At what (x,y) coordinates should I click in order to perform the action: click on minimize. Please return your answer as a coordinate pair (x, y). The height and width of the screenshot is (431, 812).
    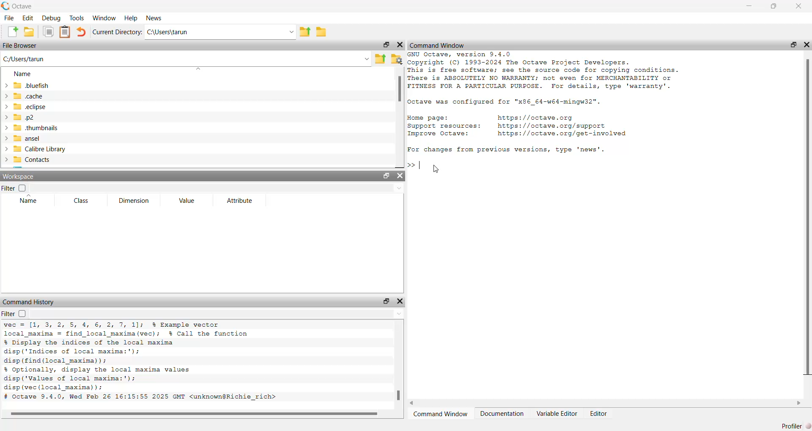
    Looking at the image, I should click on (750, 6).